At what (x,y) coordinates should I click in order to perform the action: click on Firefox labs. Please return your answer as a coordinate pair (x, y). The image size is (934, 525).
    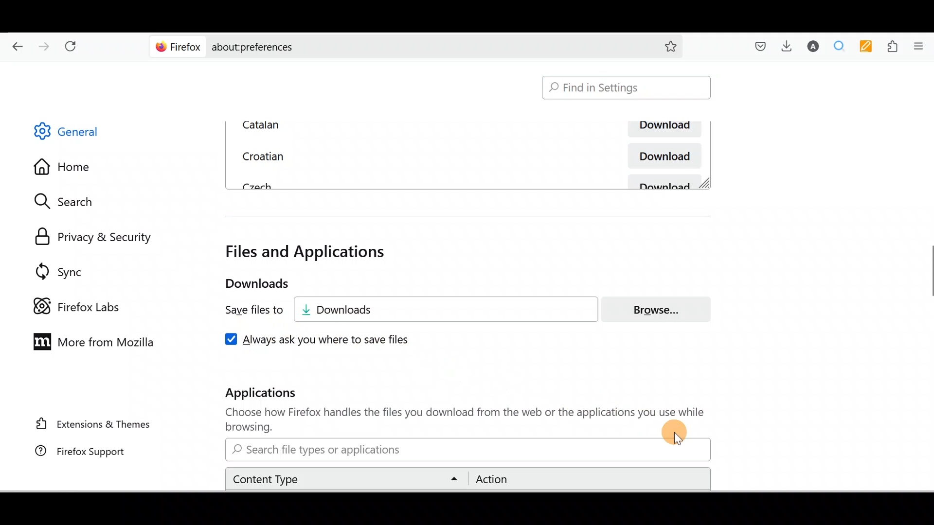
    Looking at the image, I should click on (73, 301).